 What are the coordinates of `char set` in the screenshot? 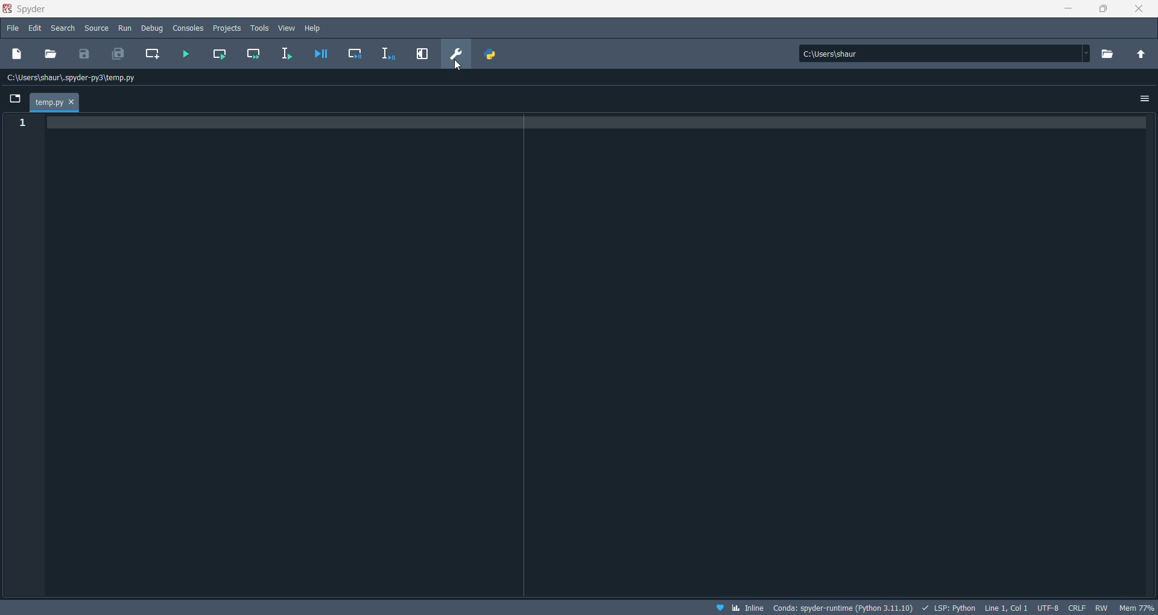 It's located at (1048, 606).